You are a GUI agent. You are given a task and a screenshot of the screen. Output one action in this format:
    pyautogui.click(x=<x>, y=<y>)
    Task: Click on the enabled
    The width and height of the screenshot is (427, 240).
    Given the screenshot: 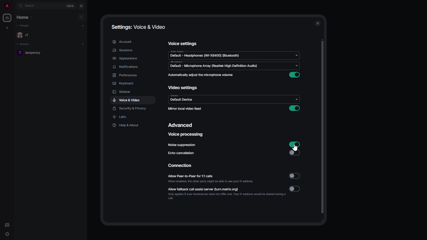 What is the action you would take?
    pyautogui.click(x=295, y=75)
    